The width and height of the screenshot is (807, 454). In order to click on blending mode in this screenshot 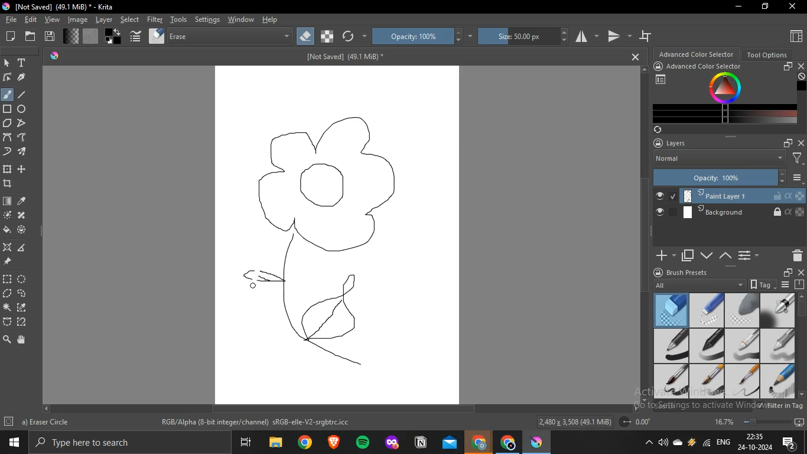, I will do `click(230, 37)`.